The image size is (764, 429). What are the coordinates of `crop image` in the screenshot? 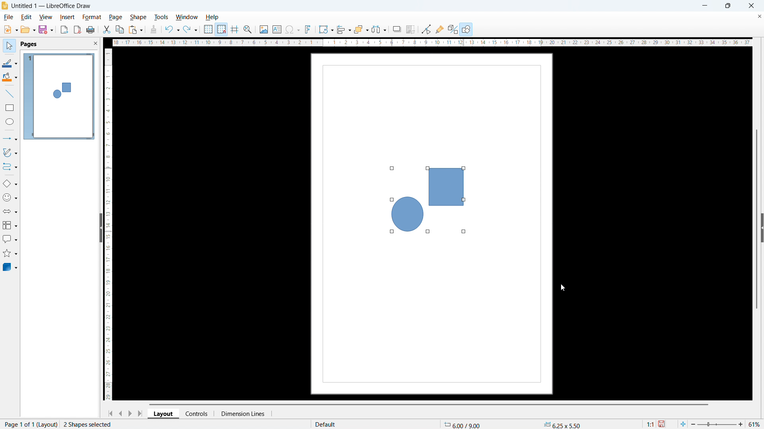 It's located at (411, 29).